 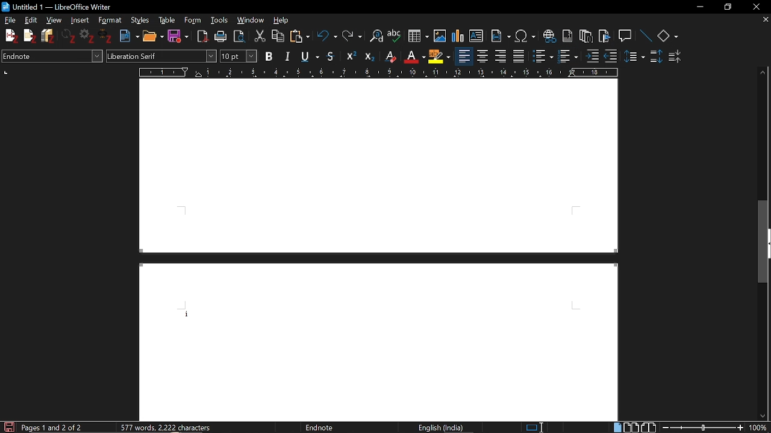 What do you see at coordinates (53, 427) in the screenshot?
I see `page 1 and 2 of 2` at bounding box center [53, 427].